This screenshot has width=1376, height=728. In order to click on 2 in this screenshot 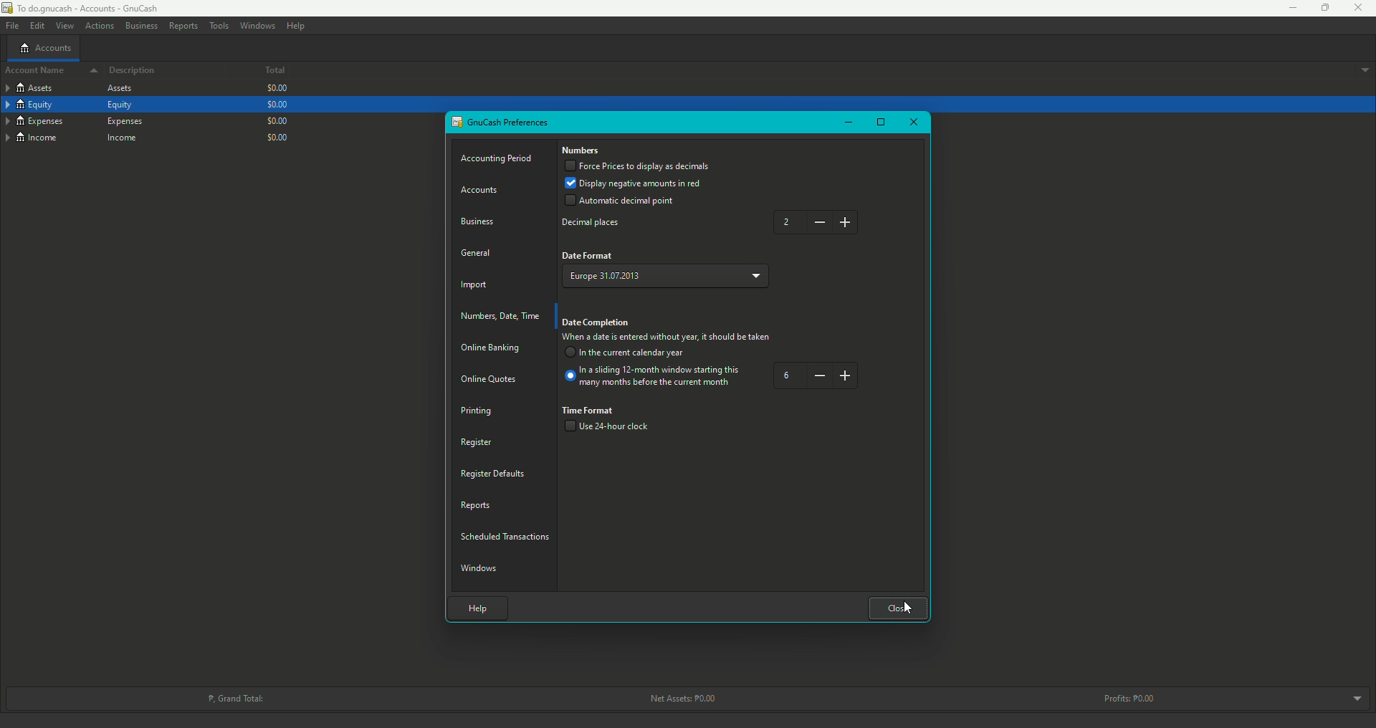, I will do `click(818, 222)`.